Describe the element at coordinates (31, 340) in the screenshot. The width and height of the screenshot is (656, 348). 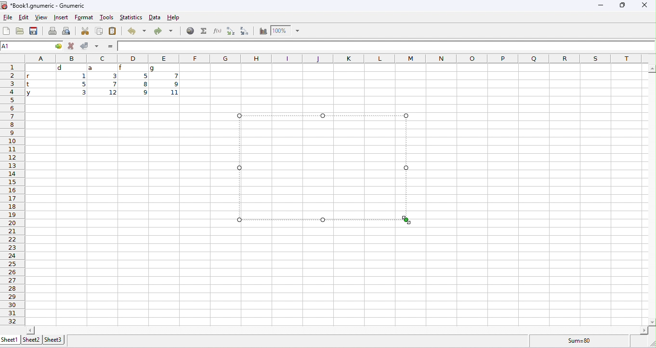
I see `sheet2` at that location.